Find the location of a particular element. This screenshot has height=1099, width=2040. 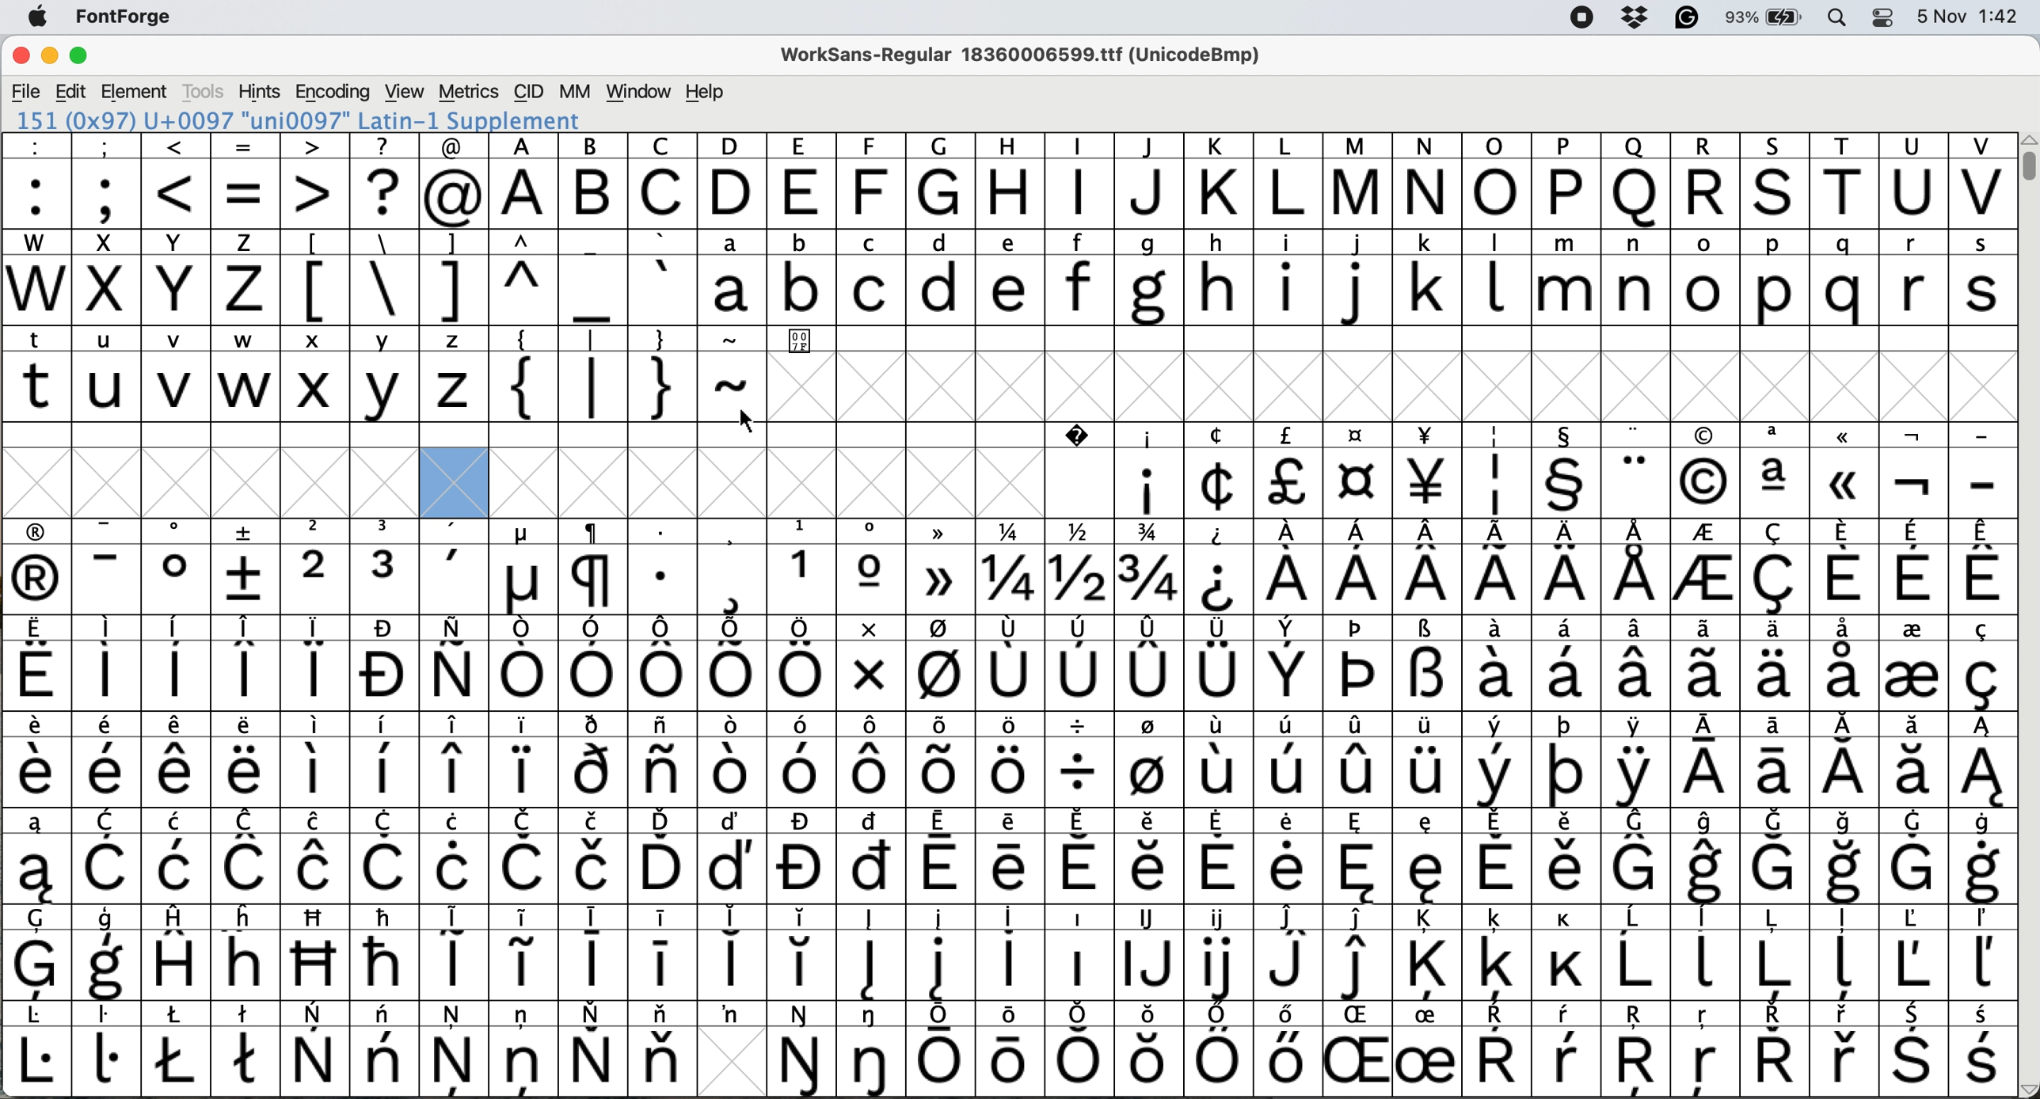

symbol is located at coordinates (1220, 951).